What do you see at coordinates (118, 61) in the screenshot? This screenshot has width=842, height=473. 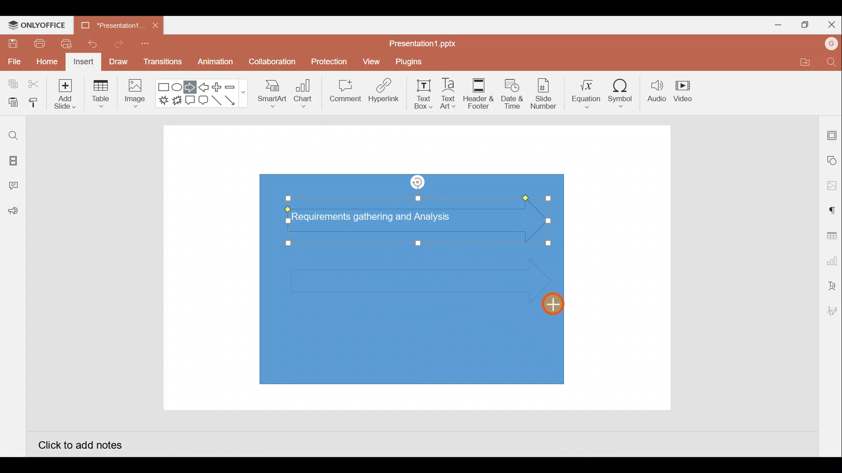 I see `Draw` at bounding box center [118, 61].